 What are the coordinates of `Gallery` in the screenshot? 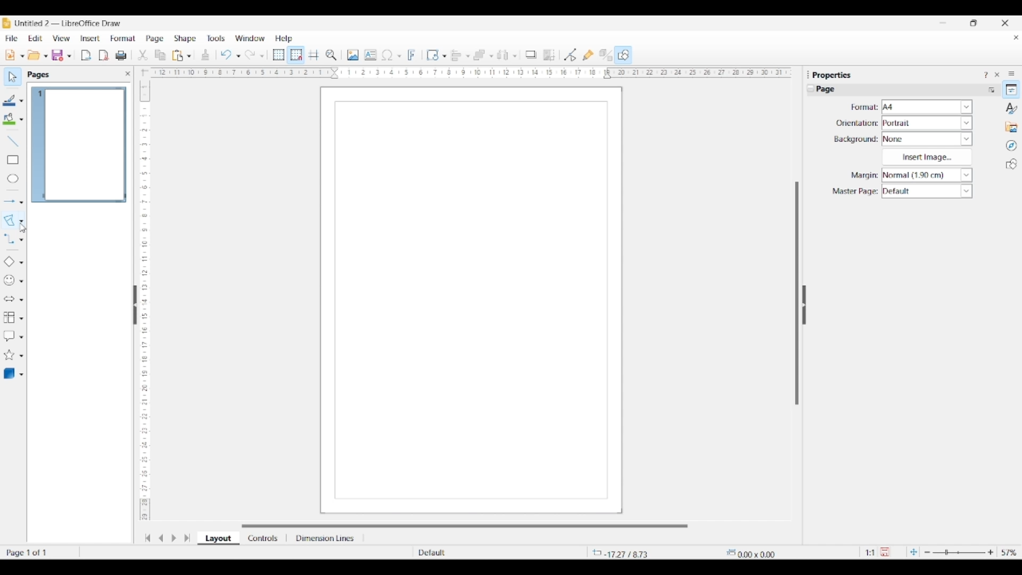 It's located at (1011, 127).